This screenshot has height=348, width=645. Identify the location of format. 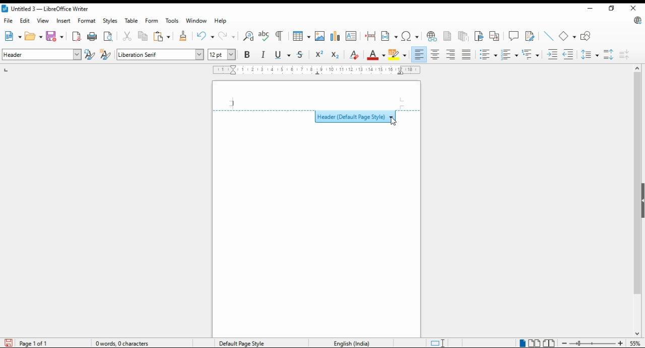
(88, 21).